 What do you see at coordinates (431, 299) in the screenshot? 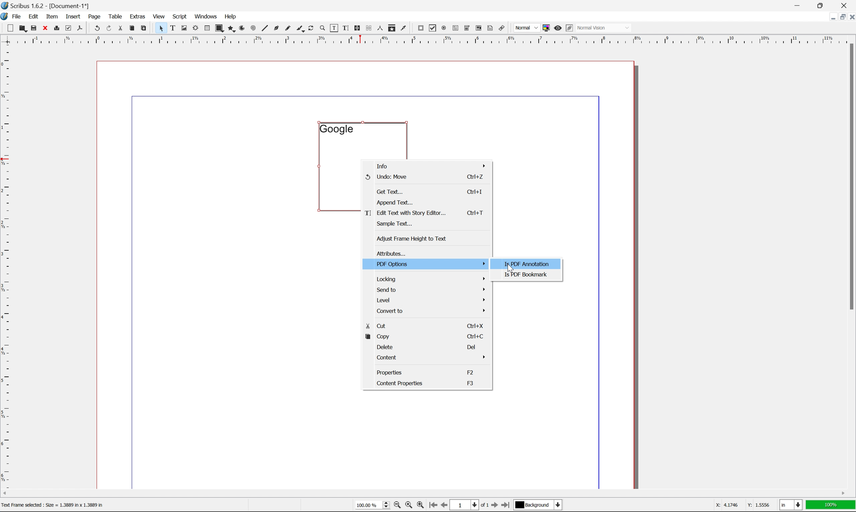
I see `level` at bounding box center [431, 299].